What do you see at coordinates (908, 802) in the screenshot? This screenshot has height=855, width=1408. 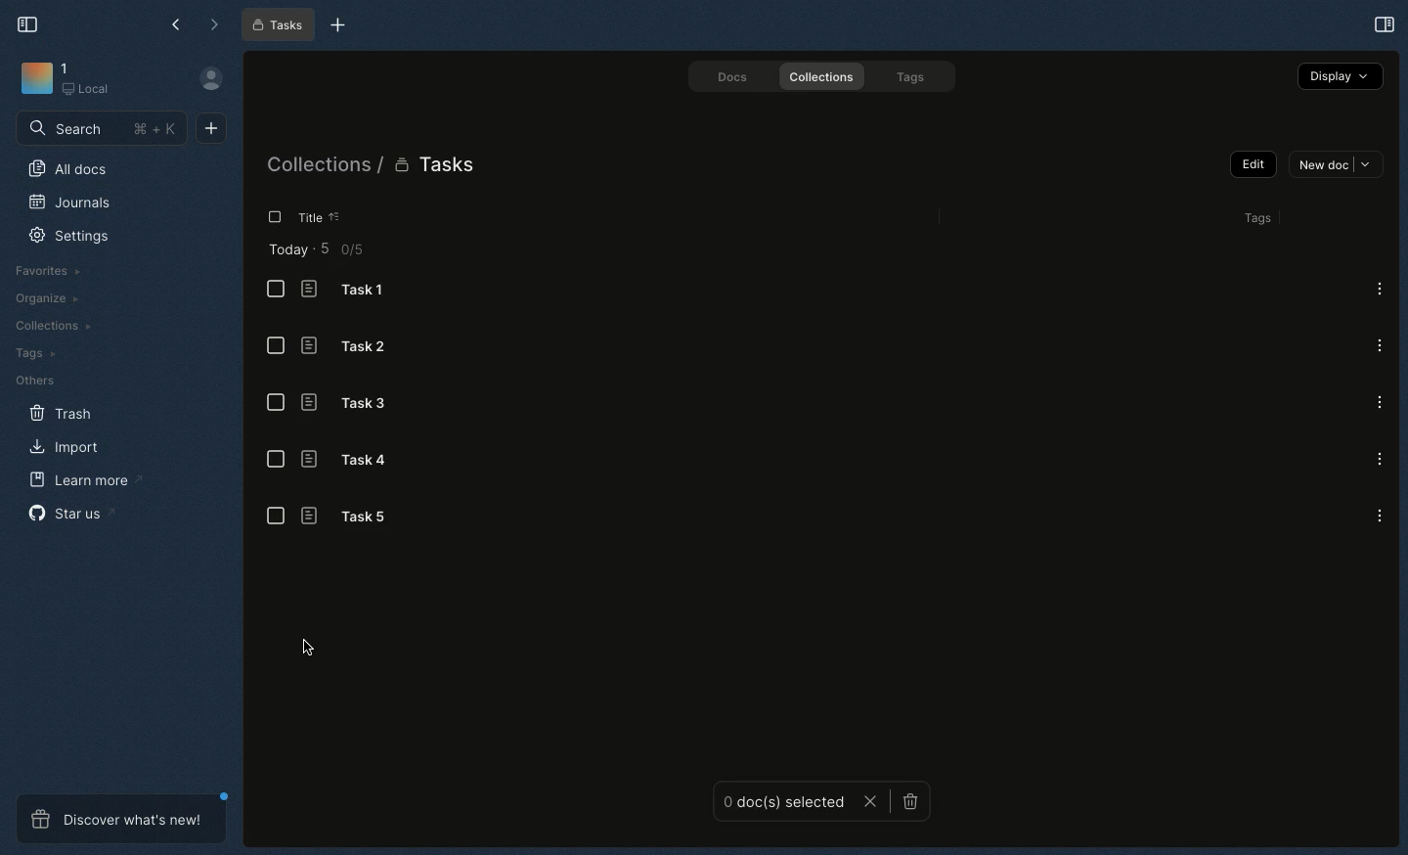 I see `Delete` at bounding box center [908, 802].